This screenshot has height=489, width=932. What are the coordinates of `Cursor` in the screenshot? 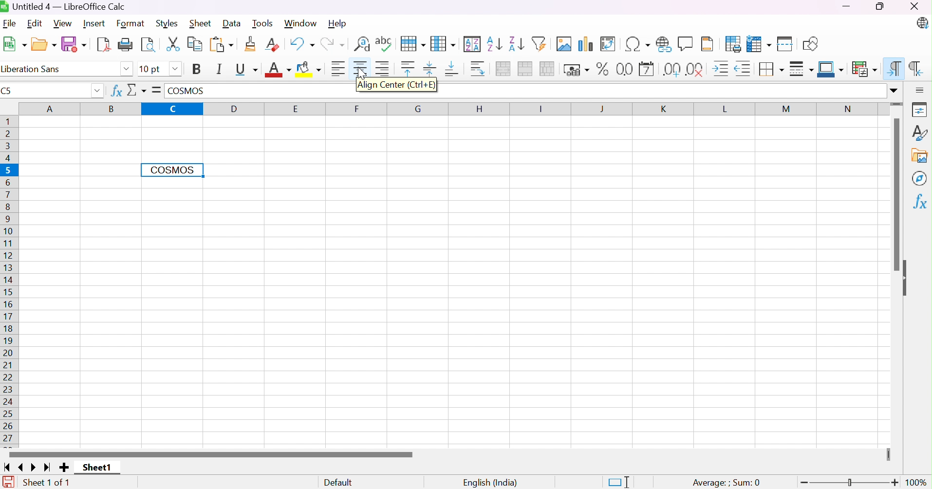 It's located at (360, 72).